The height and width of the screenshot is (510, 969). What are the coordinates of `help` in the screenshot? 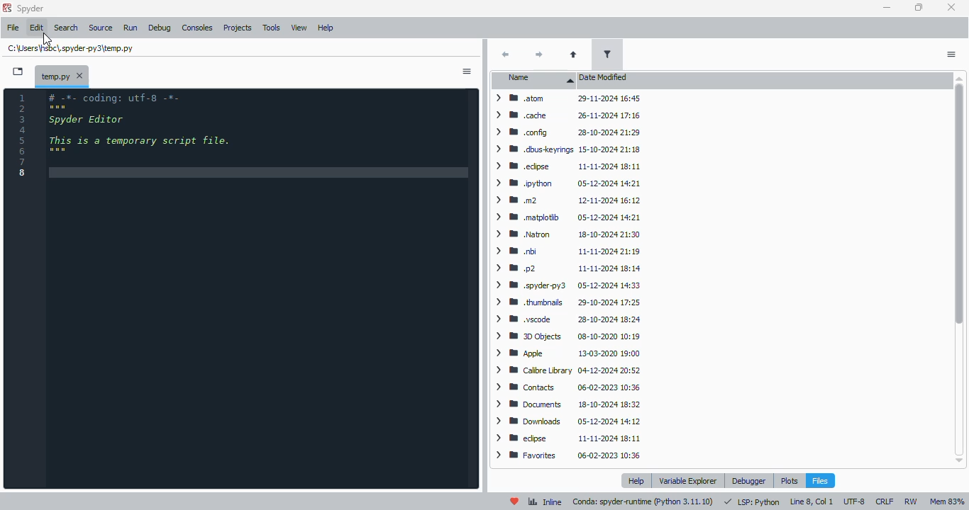 It's located at (326, 28).